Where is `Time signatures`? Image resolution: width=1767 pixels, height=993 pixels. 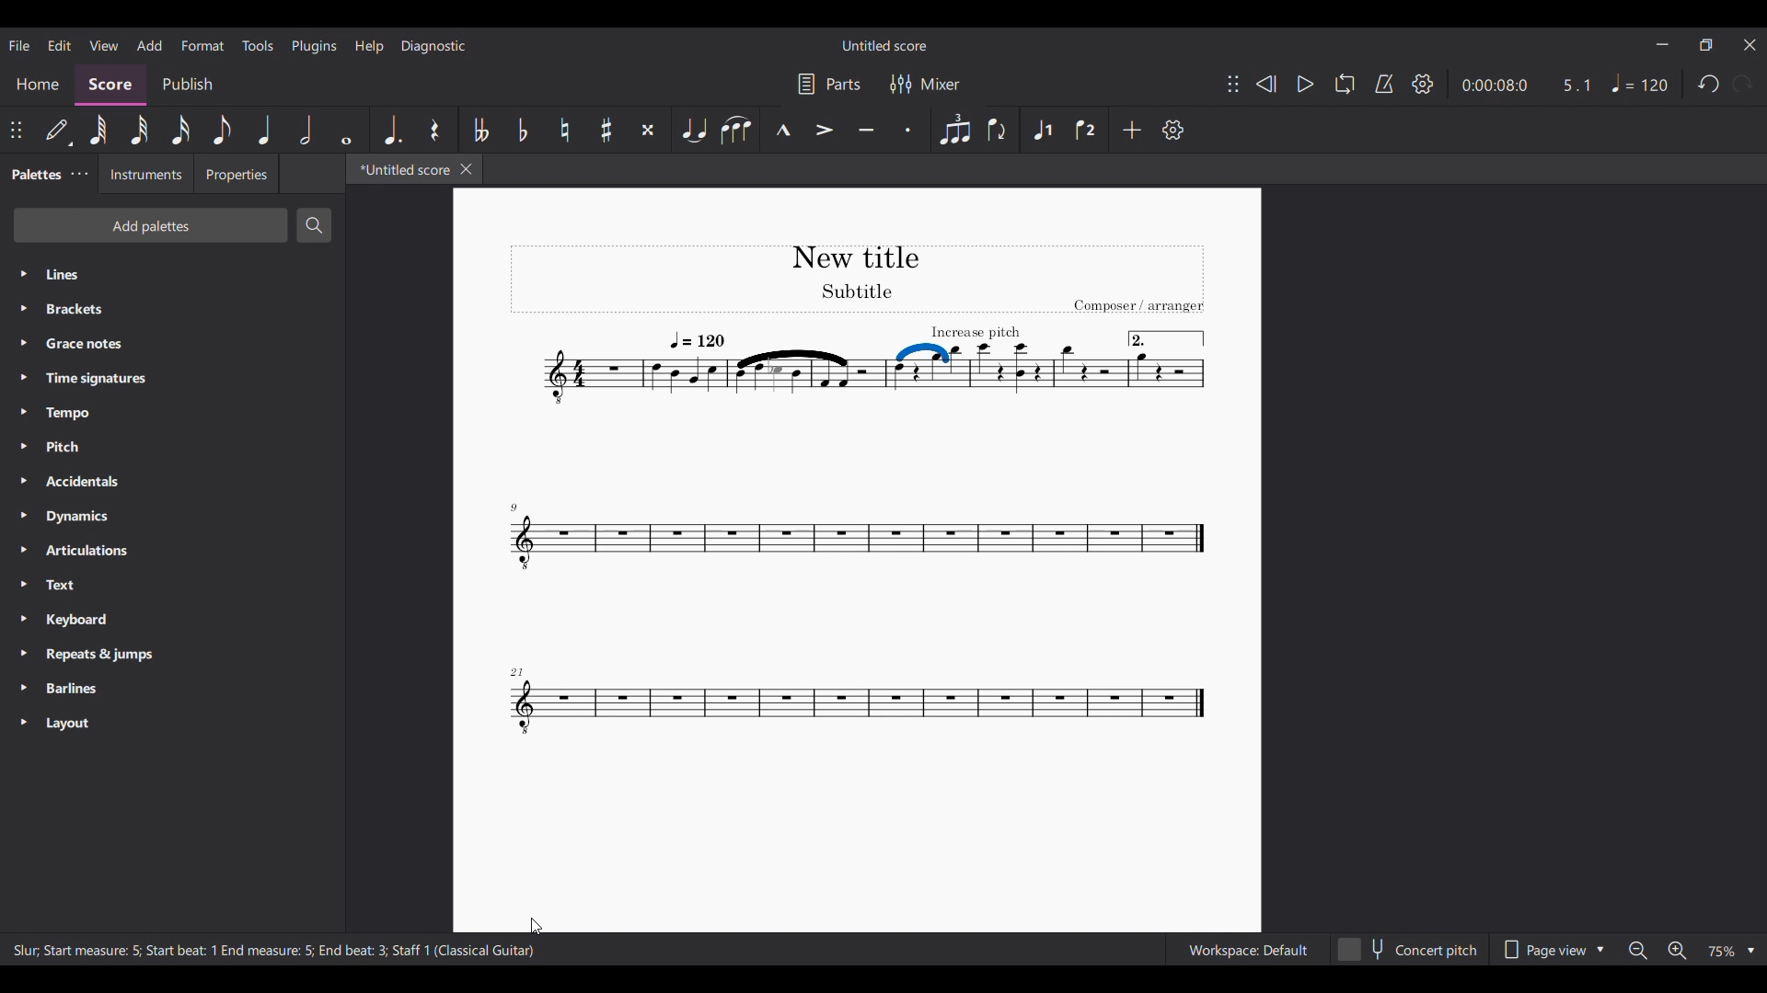 Time signatures is located at coordinates (172, 379).